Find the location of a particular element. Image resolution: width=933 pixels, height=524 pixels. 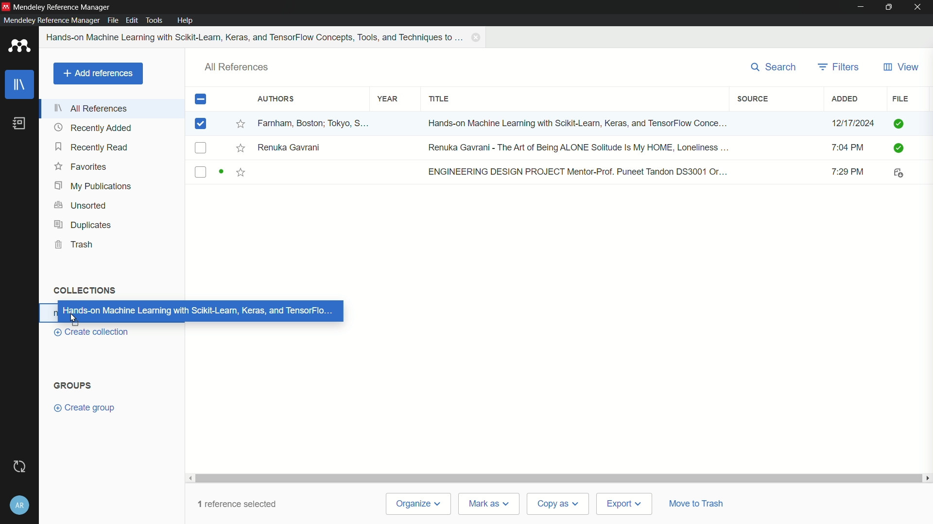

source is located at coordinates (754, 98).